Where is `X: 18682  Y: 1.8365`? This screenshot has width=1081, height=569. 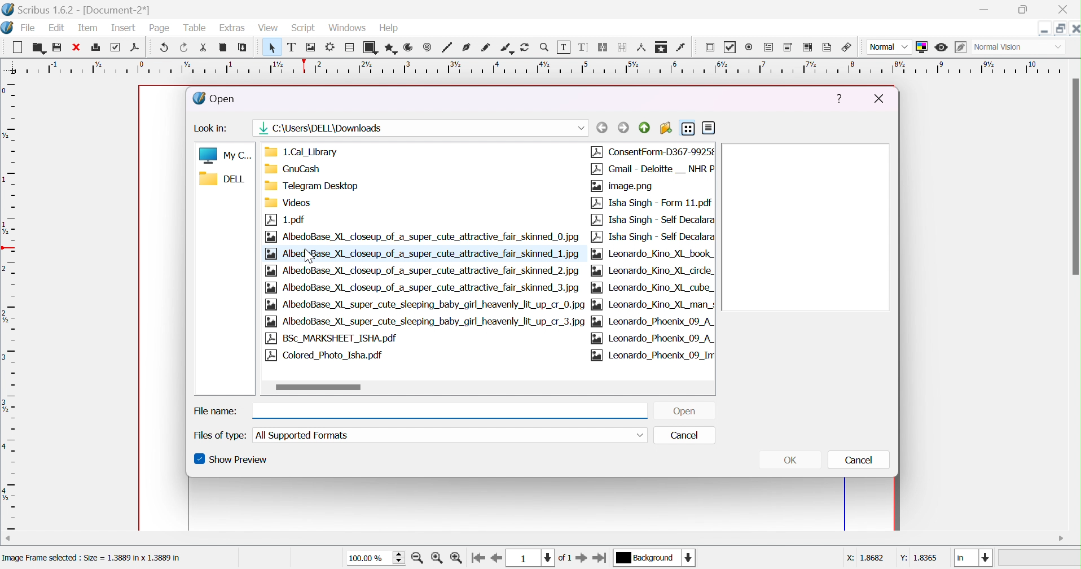
X: 18682  Y: 1.8365 is located at coordinates (885, 557).